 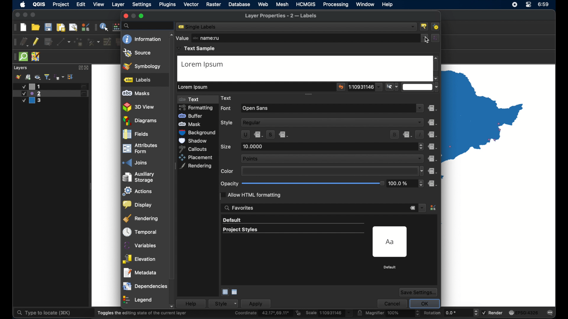 I want to click on size, so click(x=226, y=147).